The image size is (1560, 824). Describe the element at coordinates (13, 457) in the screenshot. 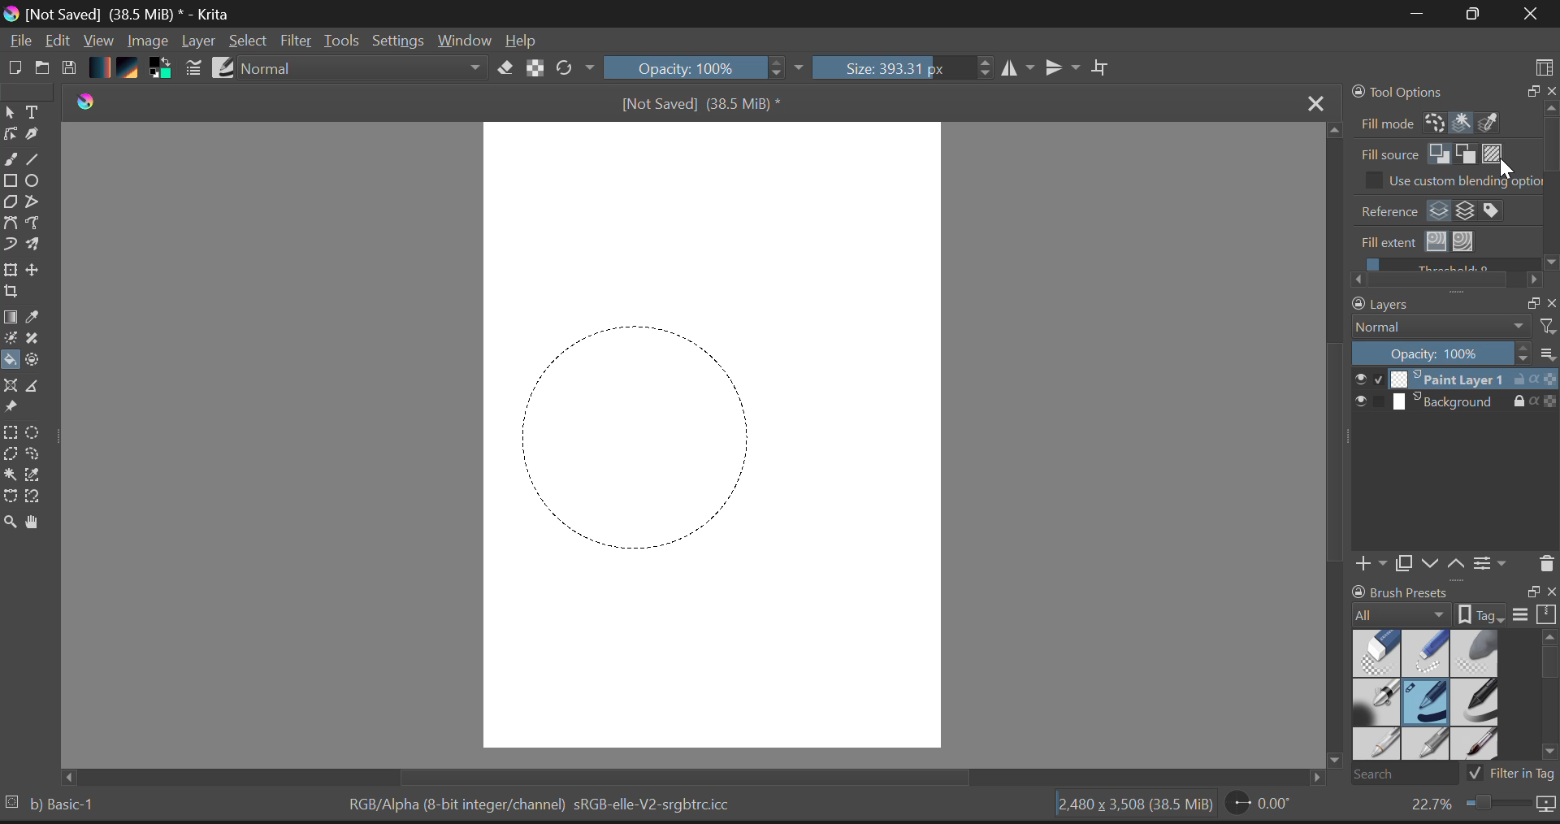

I see `Polygon Selection` at that location.